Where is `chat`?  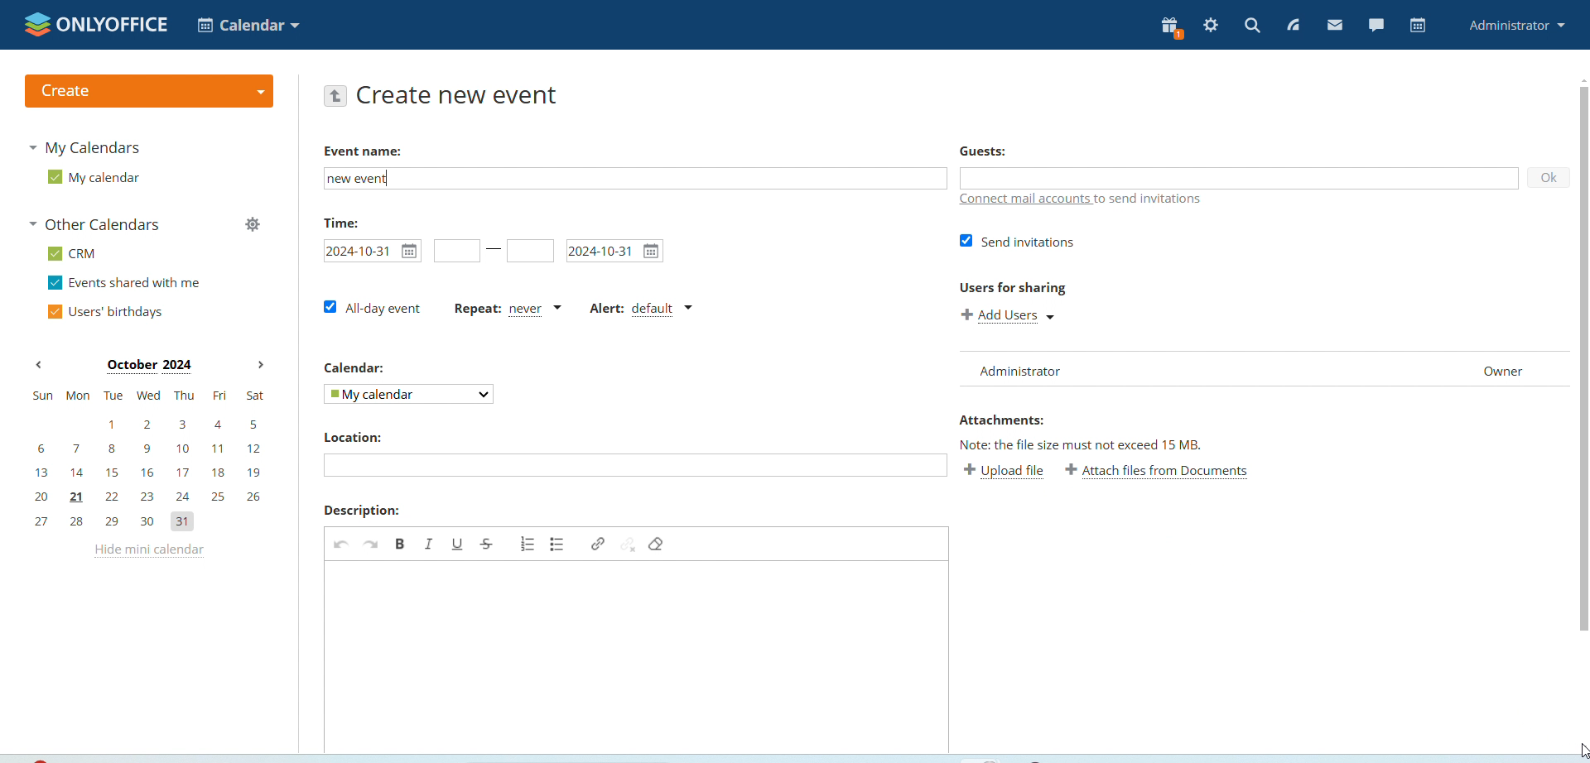
chat is located at coordinates (1378, 23).